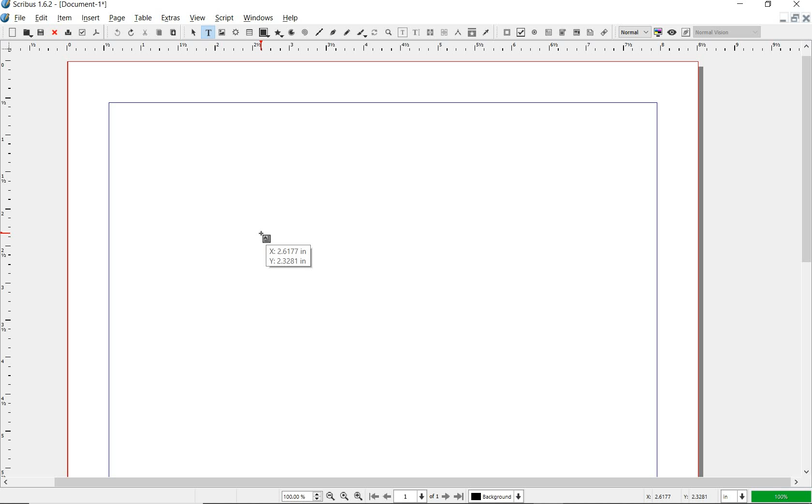  What do you see at coordinates (55, 33) in the screenshot?
I see `close` at bounding box center [55, 33].